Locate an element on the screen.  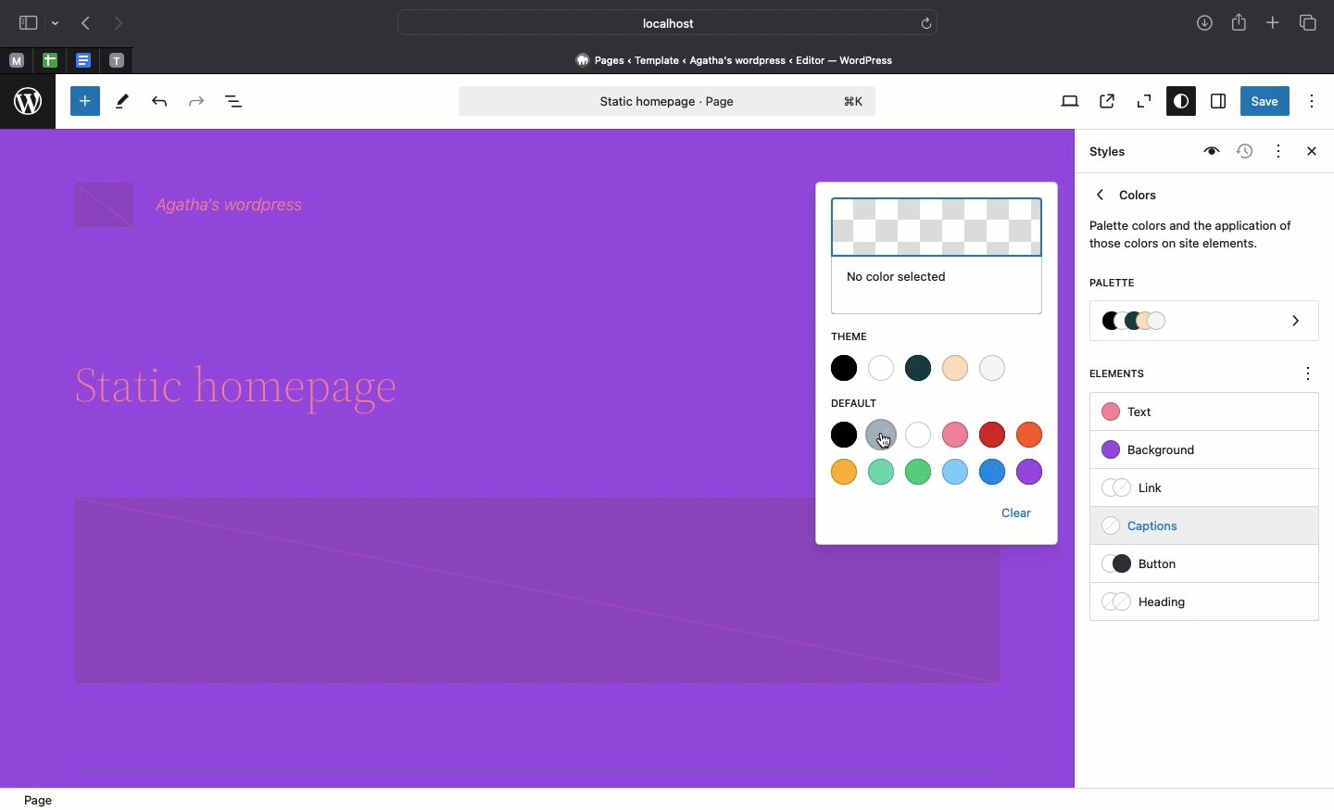
Save is located at coordinates (1265, 103).